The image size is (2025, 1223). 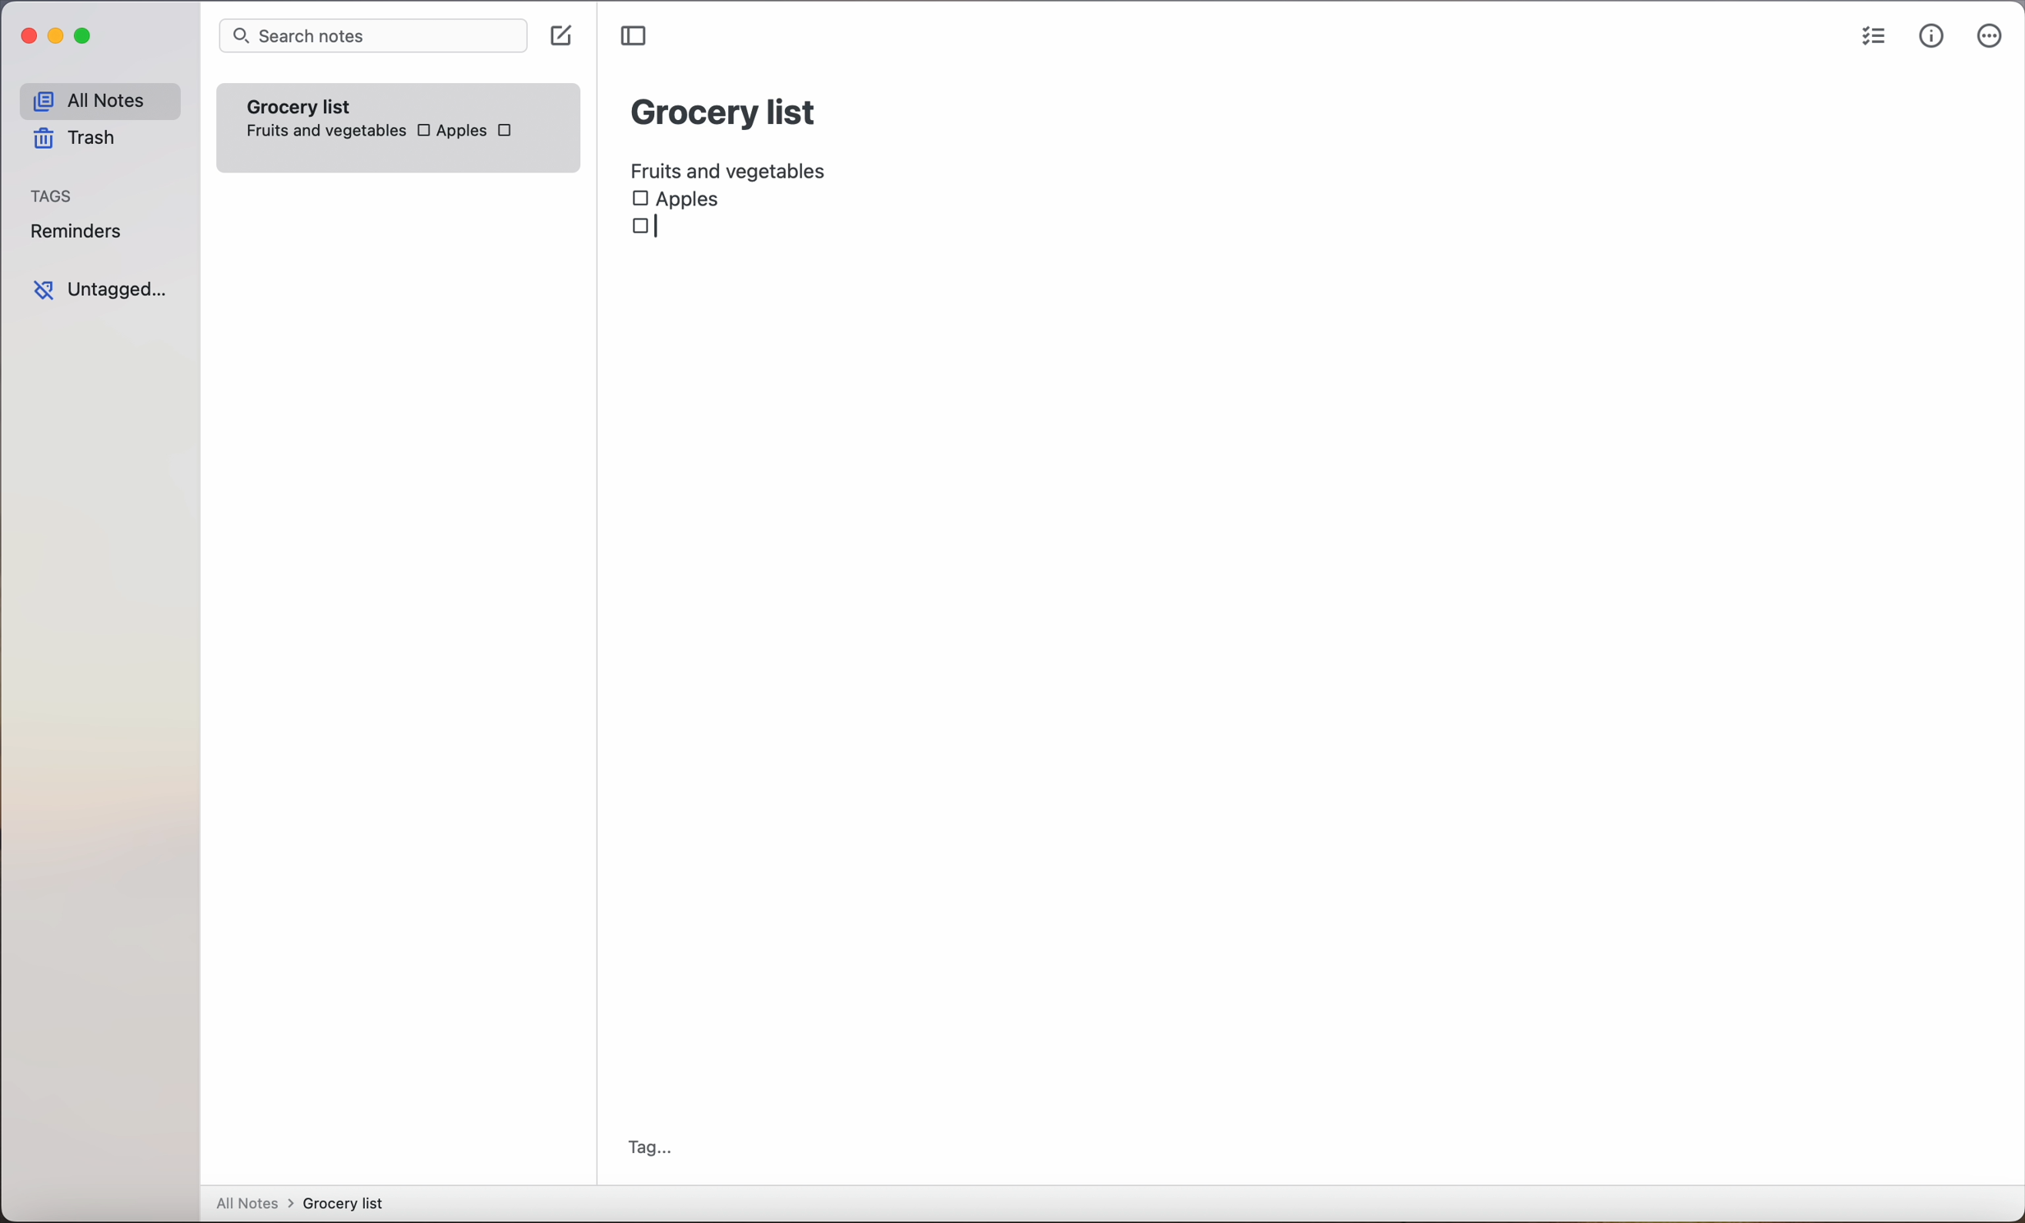 I want to click on toggle sidebar, so click(x=636, y=36).